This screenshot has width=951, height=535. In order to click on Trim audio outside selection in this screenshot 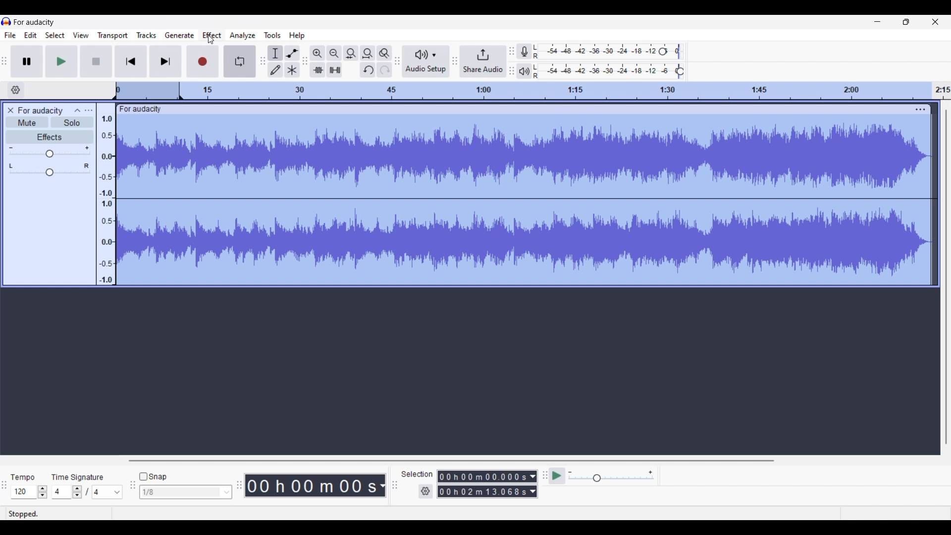, I will do `click(317, 69)`.